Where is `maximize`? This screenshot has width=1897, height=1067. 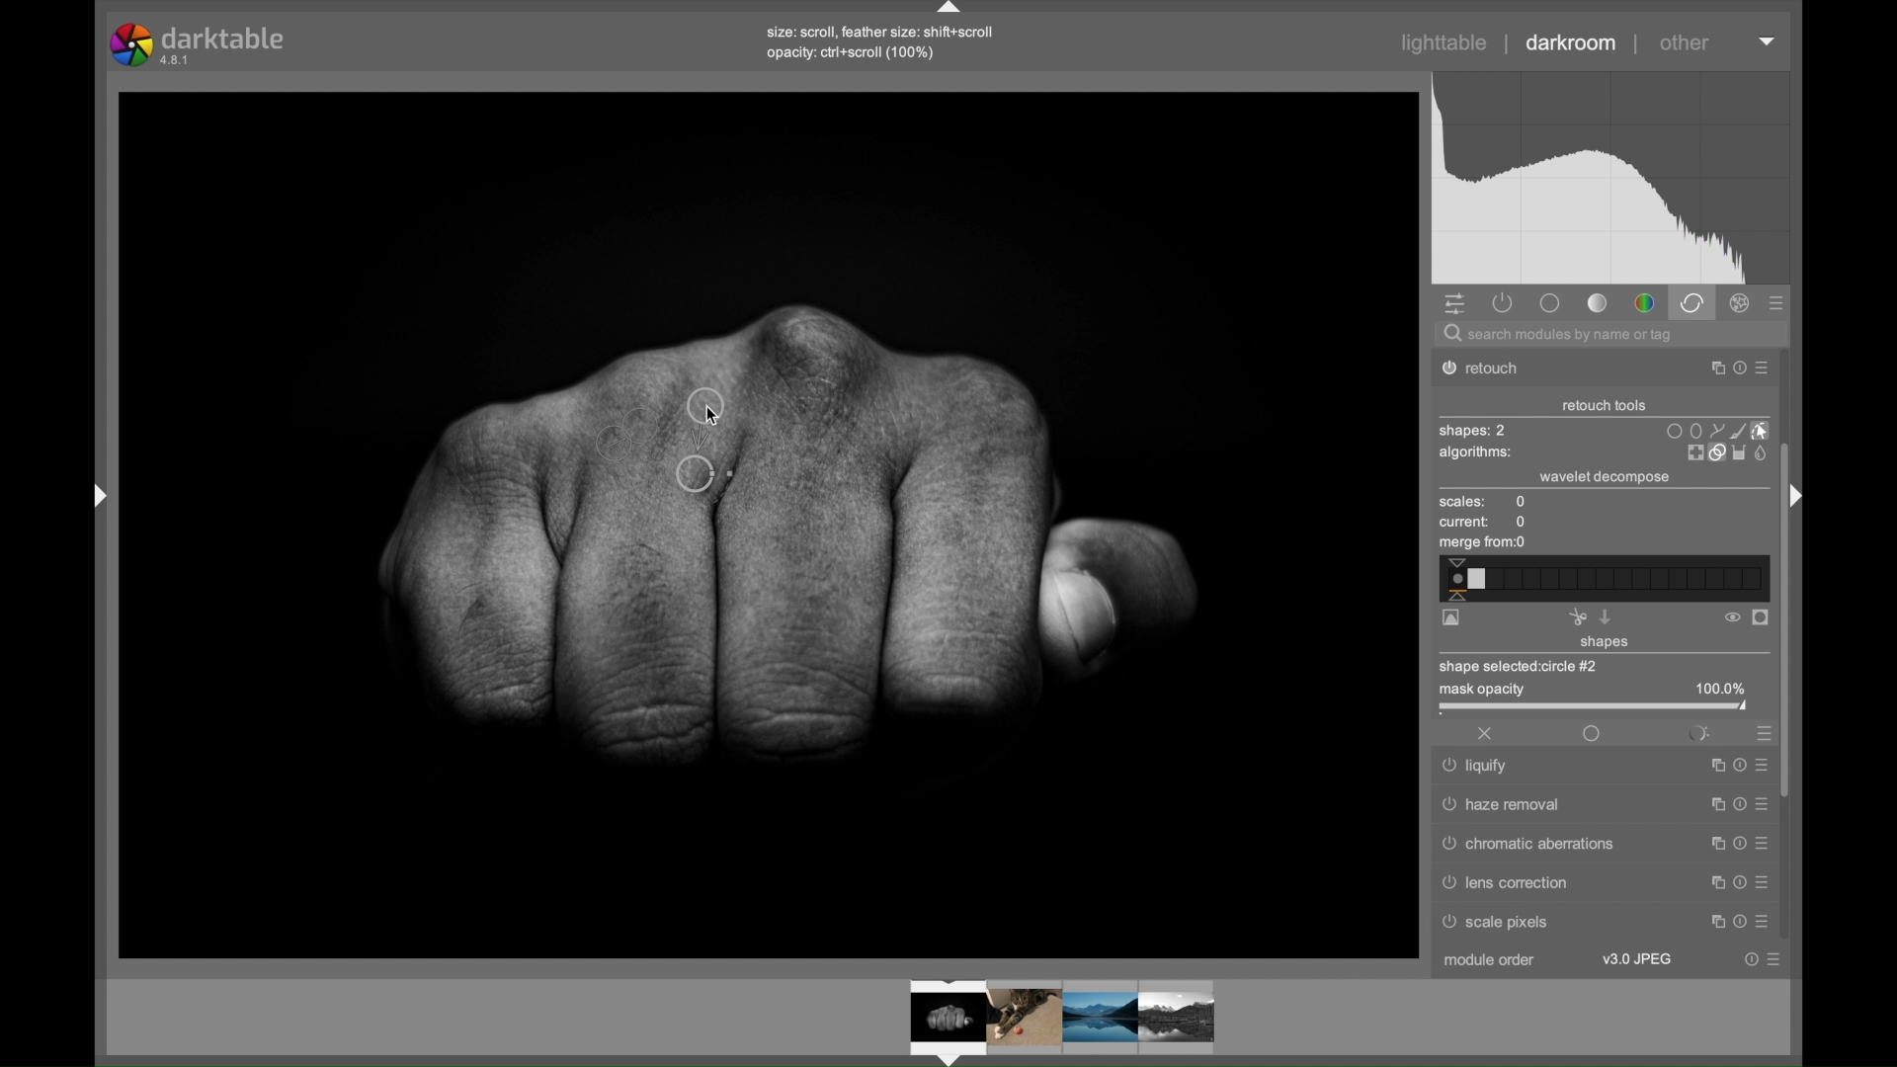
maximize is located at coordinates (1712, 880).